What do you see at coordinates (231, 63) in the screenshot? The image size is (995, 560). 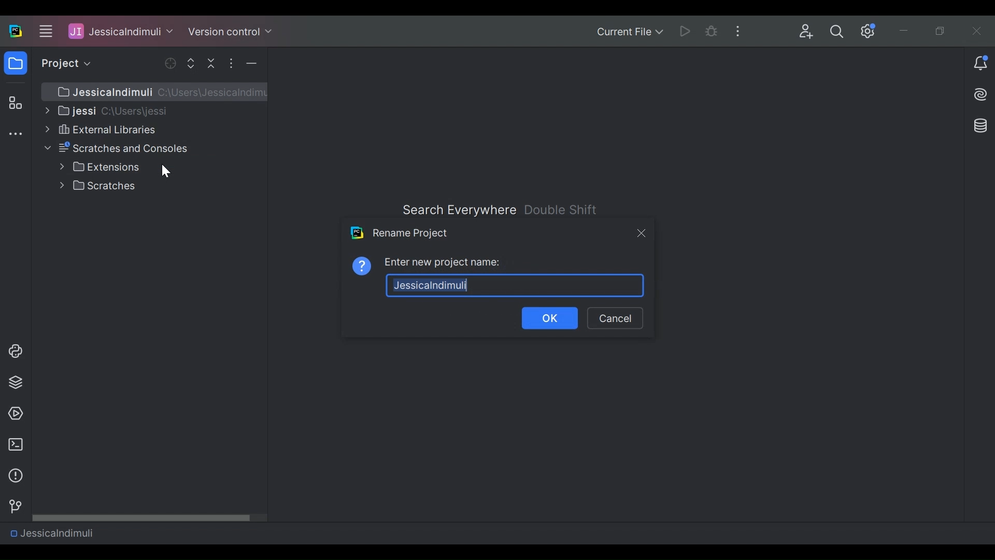 I see `Options` at bounding box center [231, 63].